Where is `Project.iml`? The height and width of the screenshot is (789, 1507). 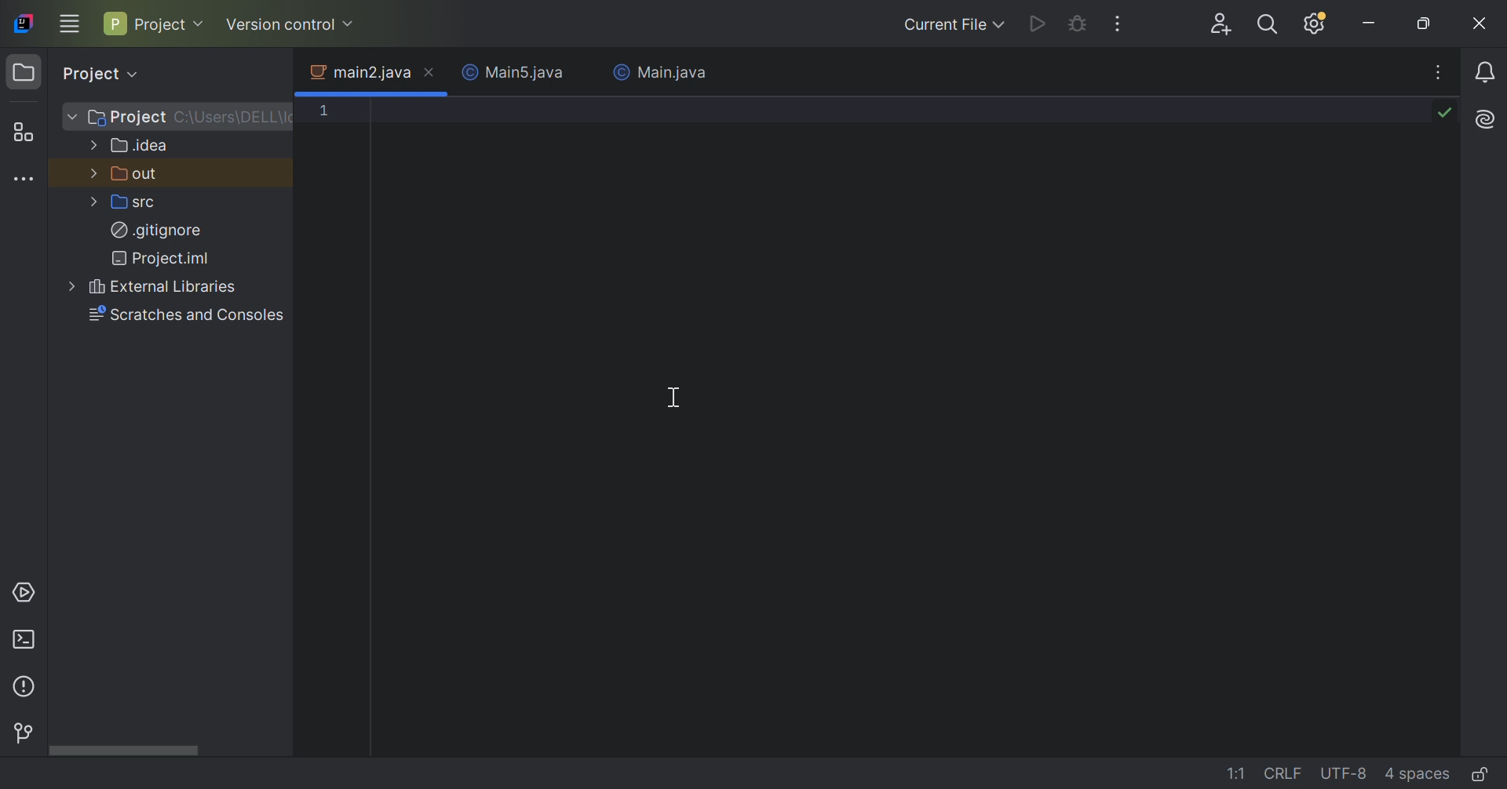 Project.iml is located at coordinates (162, 256).